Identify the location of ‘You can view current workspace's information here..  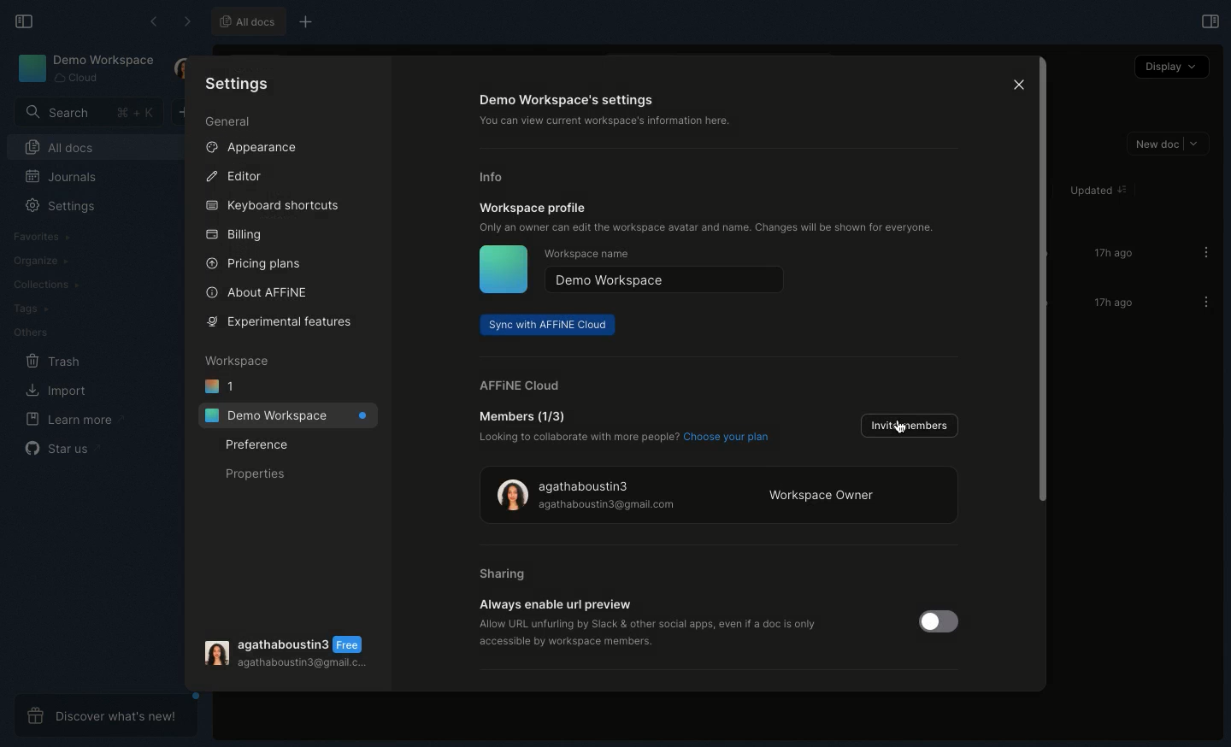
(615, 121).